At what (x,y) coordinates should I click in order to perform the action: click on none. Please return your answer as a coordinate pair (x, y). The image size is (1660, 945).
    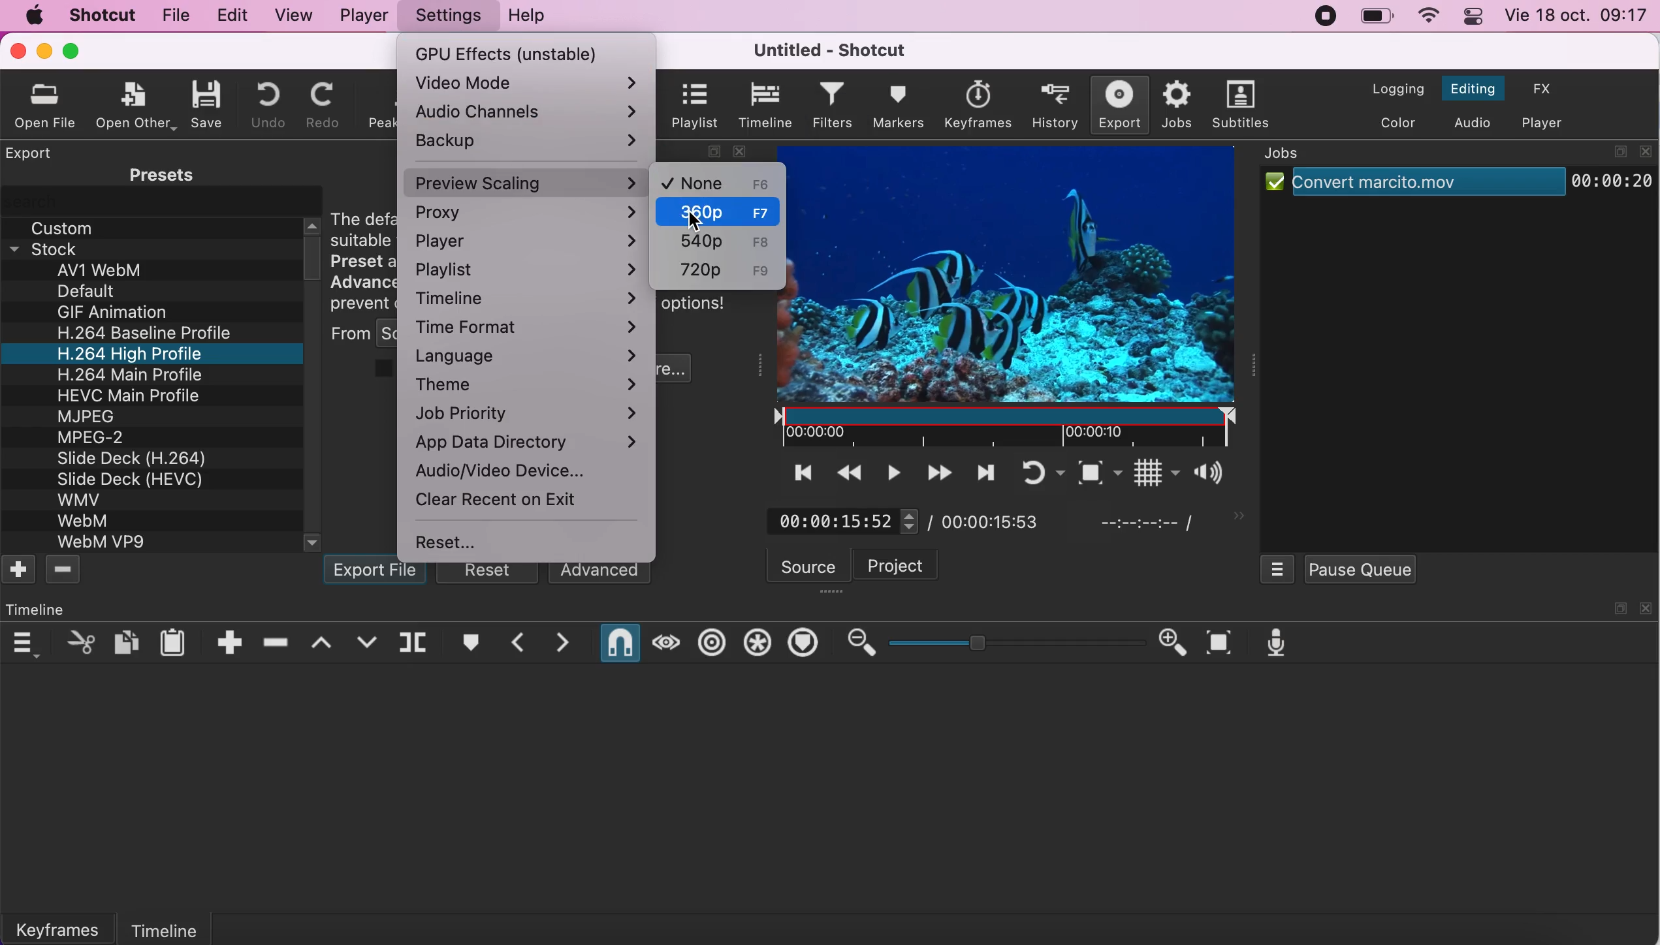
    Looking at the image, I should click on (718, 183).